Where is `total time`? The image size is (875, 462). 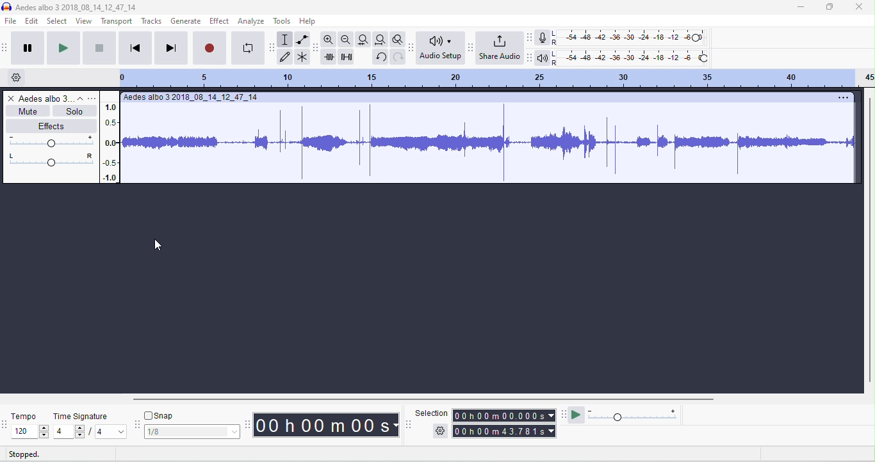
total time is located at coordinates (503, 431).